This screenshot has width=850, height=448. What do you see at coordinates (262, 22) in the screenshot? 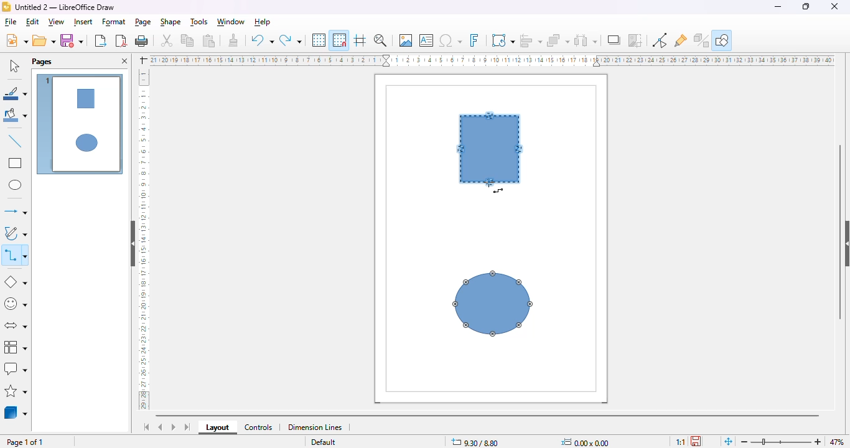
I see `help` at bounding box center [262, 22].